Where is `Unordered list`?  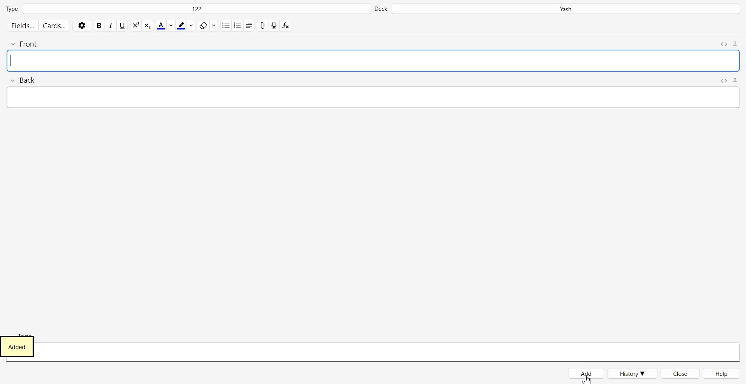 Unordered list is located at coordinates (226, 25).